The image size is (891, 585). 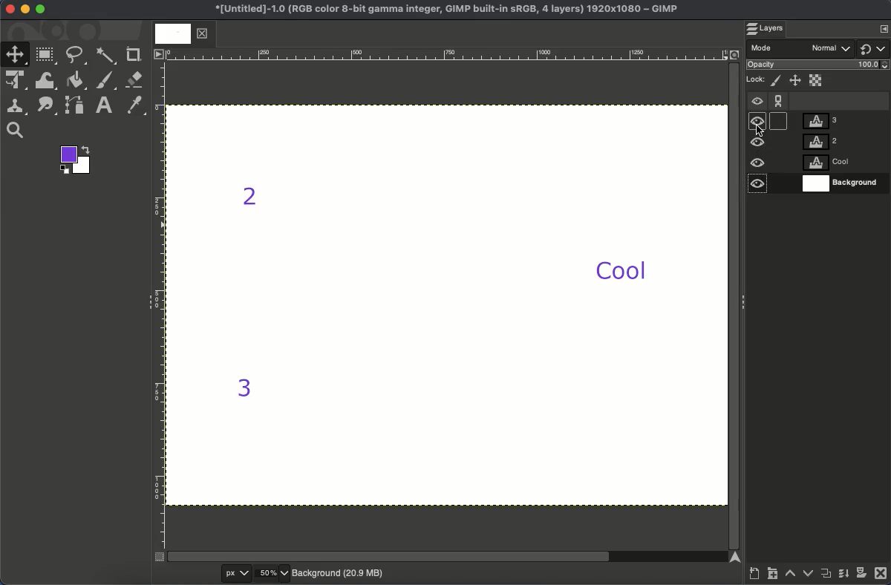 What do you see at coordinates (861, 575) in the screenshot?
I see `Add a mask` at bounding box center [861, 575].